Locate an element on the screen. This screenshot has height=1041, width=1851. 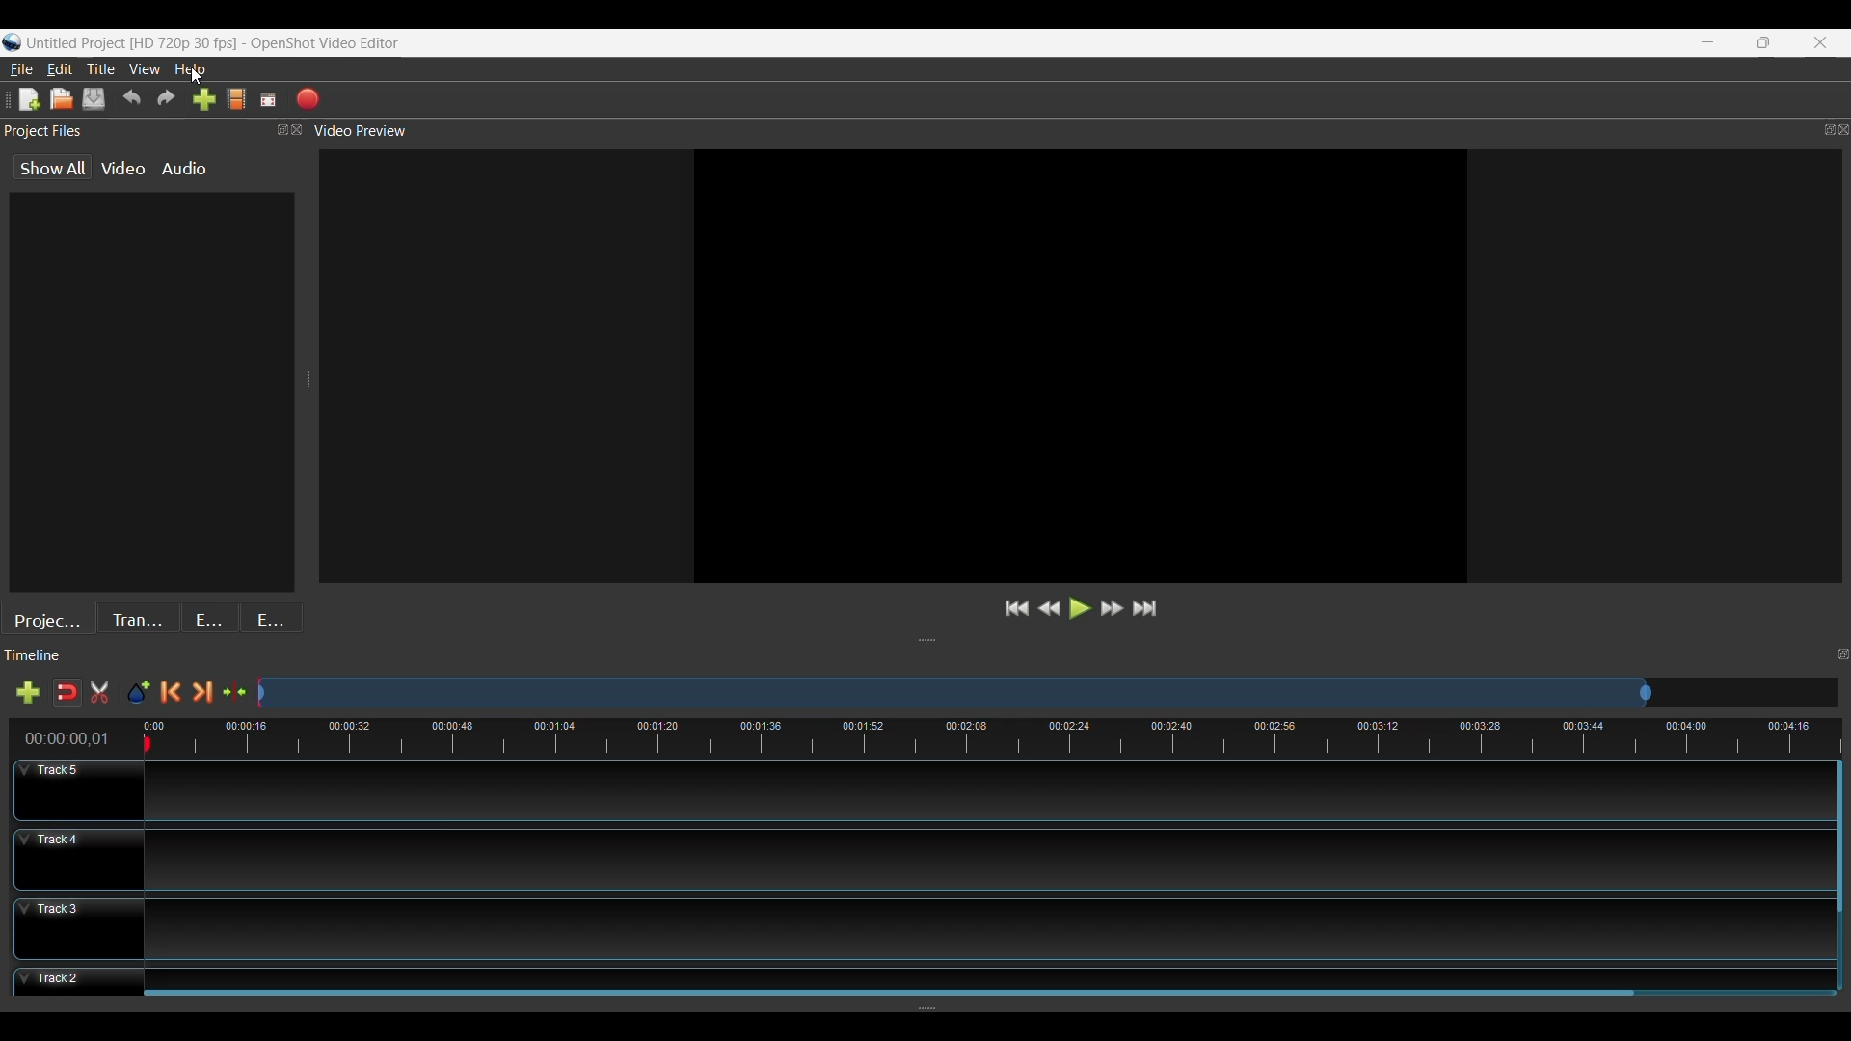
Edit is located at coordinates (60, 67).